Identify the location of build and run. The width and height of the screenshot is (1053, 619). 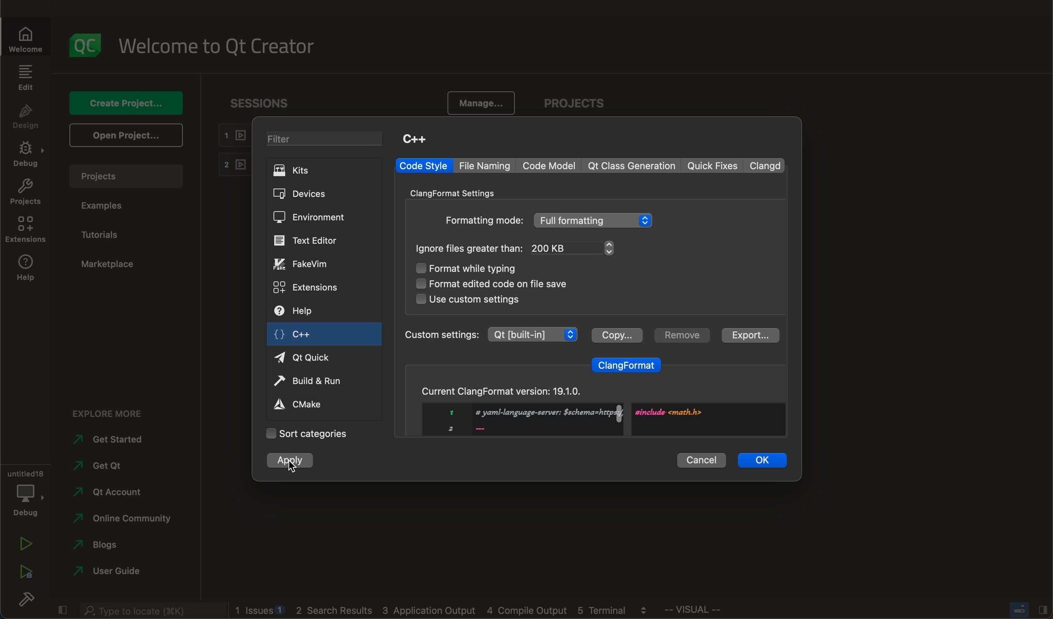
(312, 382).